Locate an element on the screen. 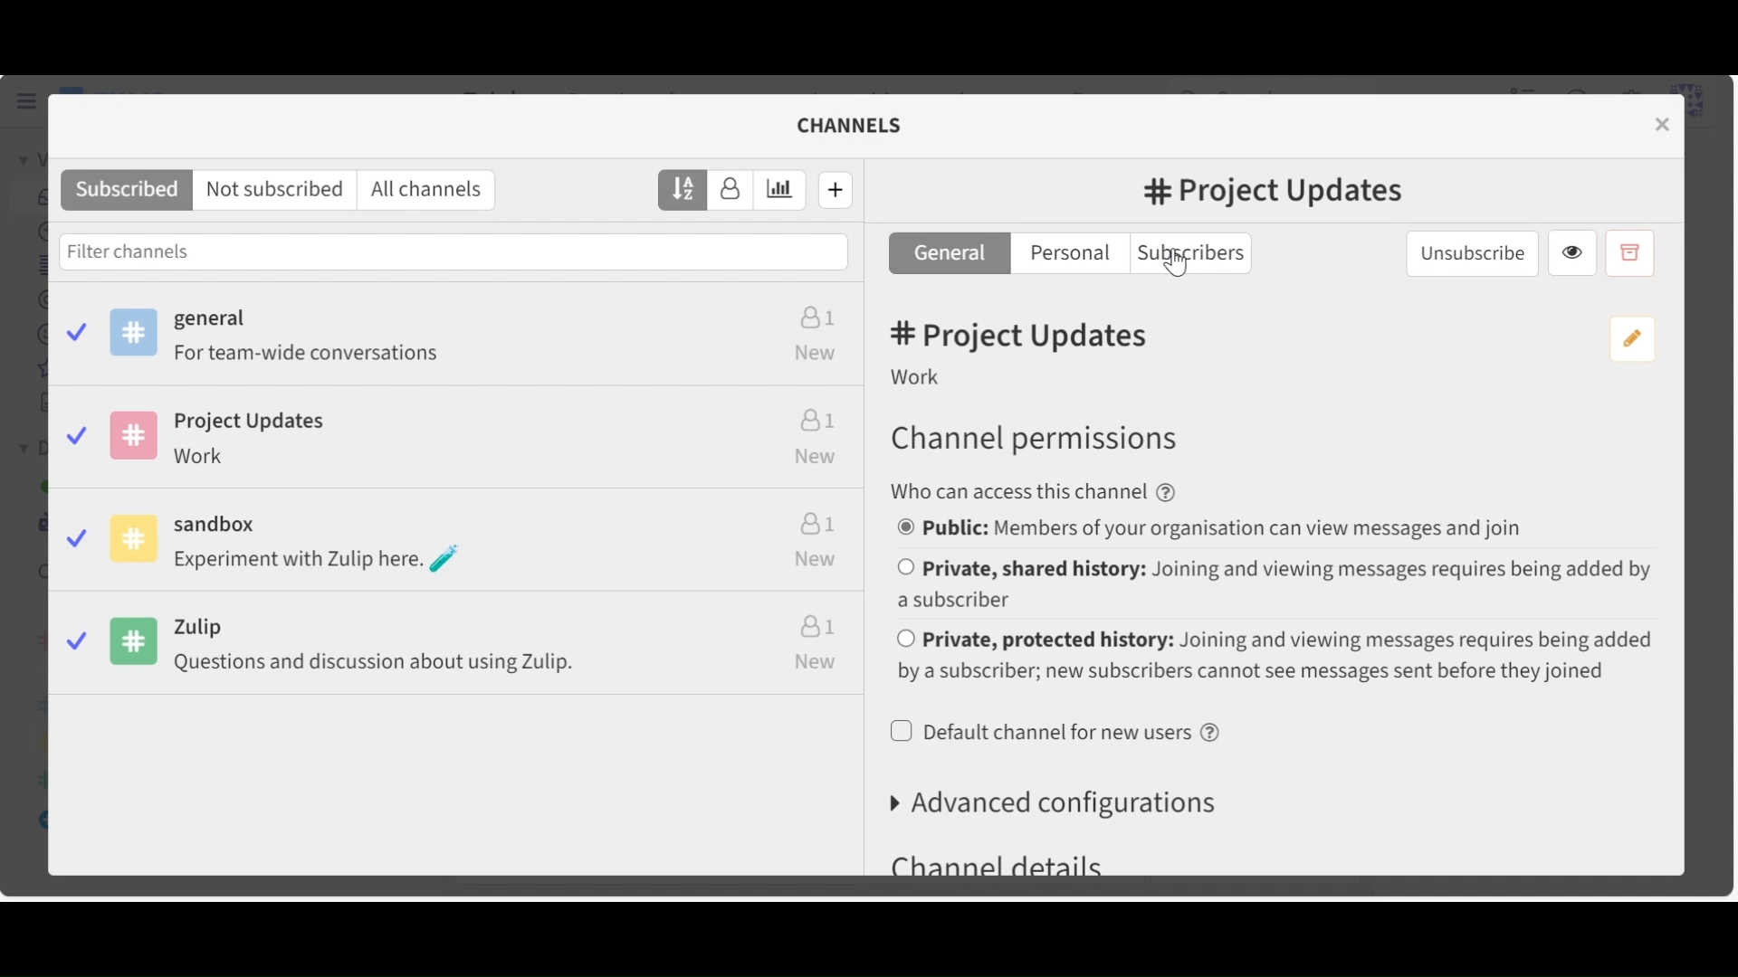 This screenshot has width=1738, height=977. Channel permissions is located at coordinates (1036, 440).